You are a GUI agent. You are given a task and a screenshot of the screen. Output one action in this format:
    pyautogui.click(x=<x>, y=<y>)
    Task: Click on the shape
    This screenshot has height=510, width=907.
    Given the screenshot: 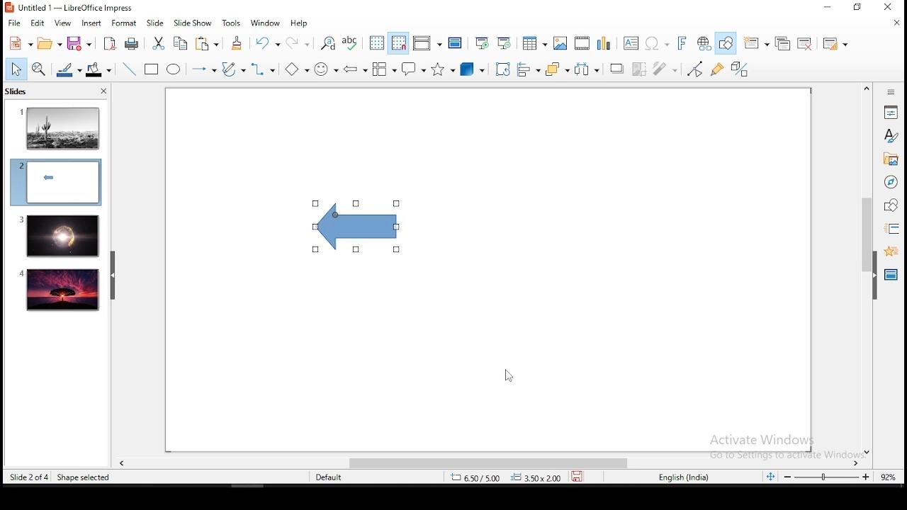 What is the action you would take?
    pyautogui.click(x=356, y=227)
    